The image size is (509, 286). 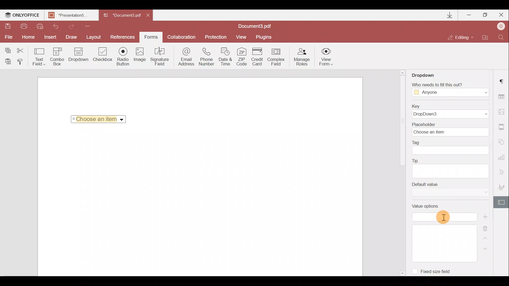 What do you see at coordinates (442, 233) in the screenshot?
I see `Value options` at bounding box center [442, 233].